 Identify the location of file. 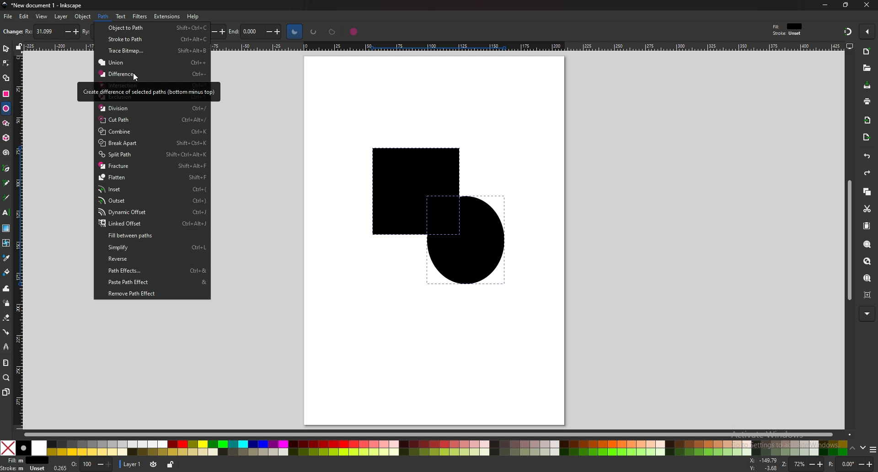
(9, 16).